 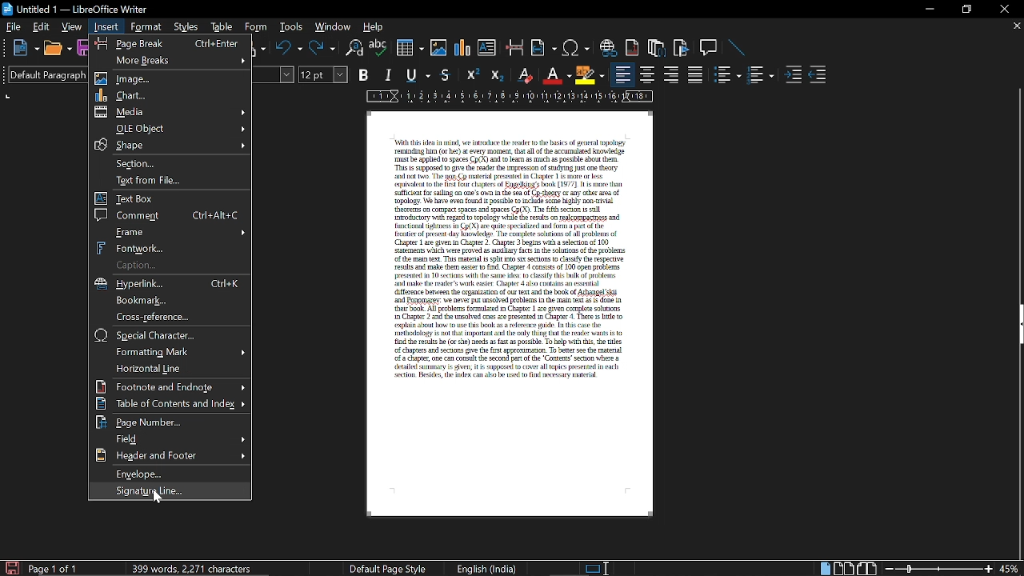 What do you see at coordinates (192, 567) in the screenshot?
I see `word and character count: 399 words. 2.271 characters` at bounding box center [192, 567].